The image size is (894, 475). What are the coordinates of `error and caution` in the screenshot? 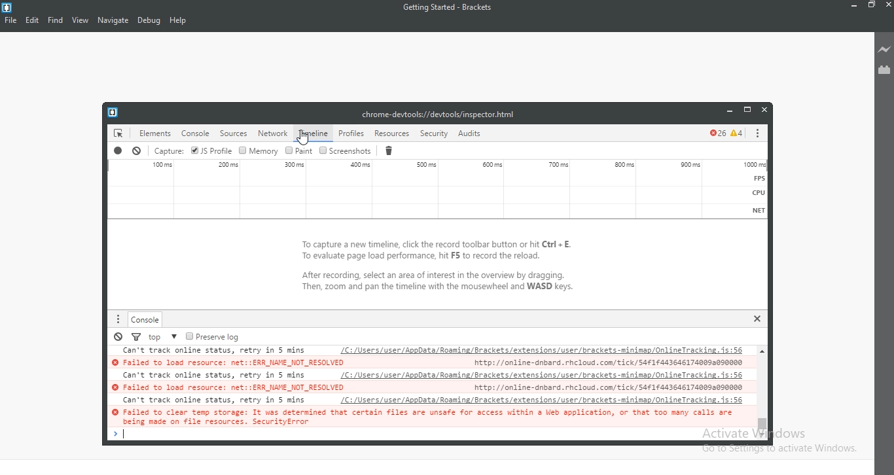 It's located at (721, 133).